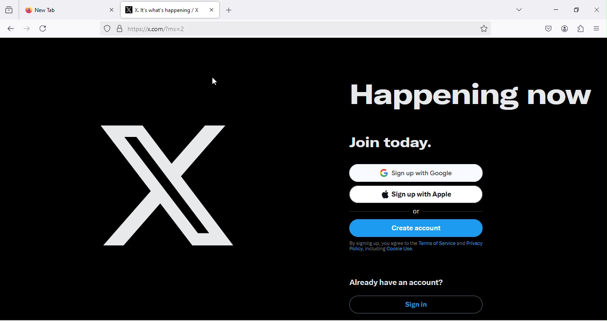 The image size is (607, 321). What do you see at coordinates (418, 211) in the screenshot?
I see `or` at bounding box center [418, 211].